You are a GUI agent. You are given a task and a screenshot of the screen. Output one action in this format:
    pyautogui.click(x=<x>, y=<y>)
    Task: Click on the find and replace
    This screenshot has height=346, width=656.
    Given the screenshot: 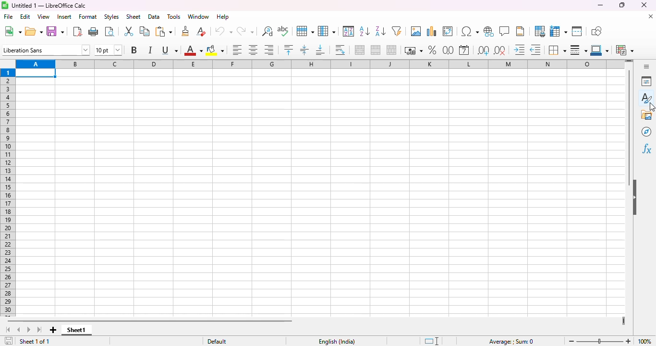 What is the action you would take?
    pyautogui.click(x=267, y=31)
    